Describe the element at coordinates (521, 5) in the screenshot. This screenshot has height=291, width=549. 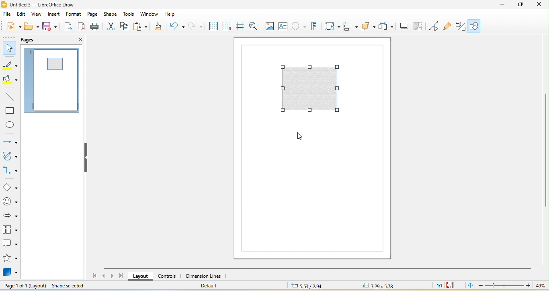
I see `maximize` at that location.